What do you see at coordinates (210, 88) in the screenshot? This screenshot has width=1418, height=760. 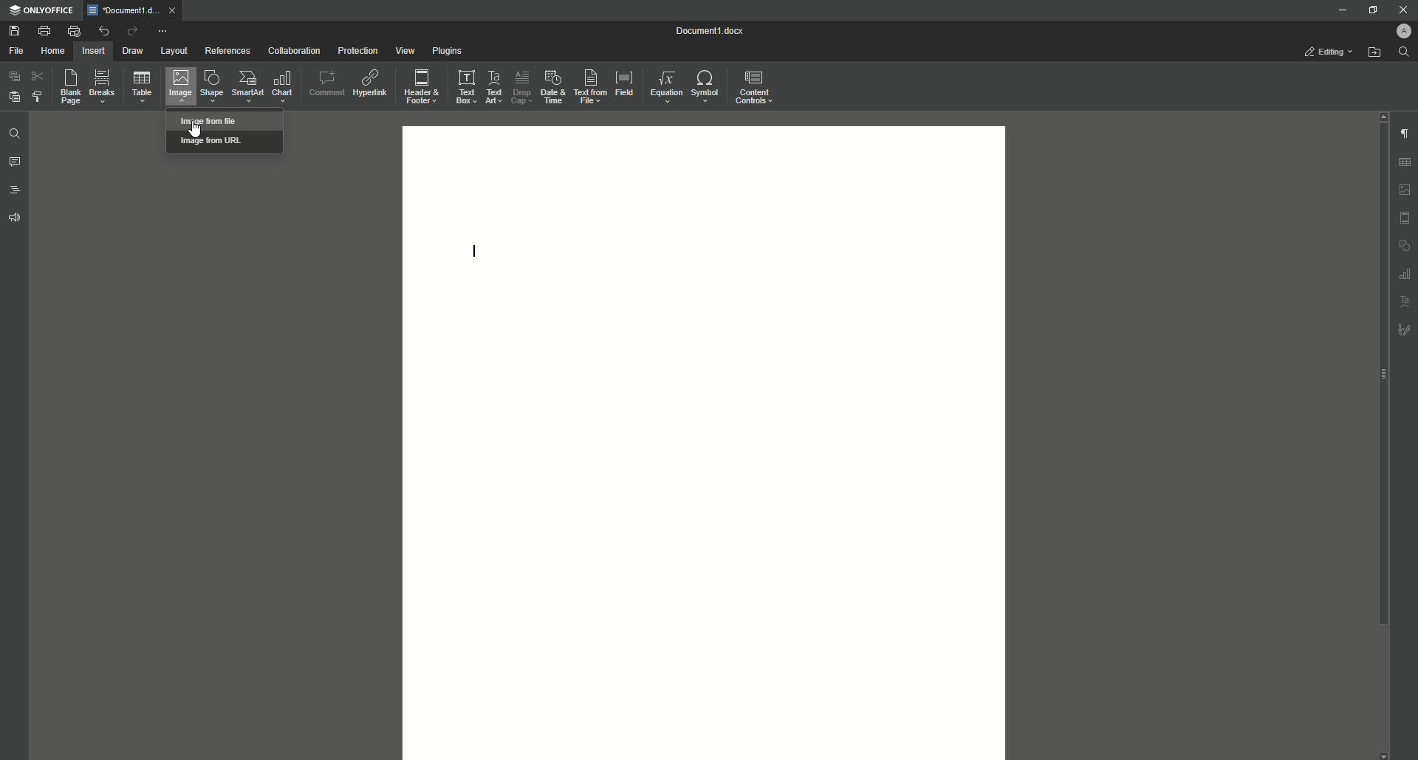 I see `Shape` at bounding box center [210, 88].